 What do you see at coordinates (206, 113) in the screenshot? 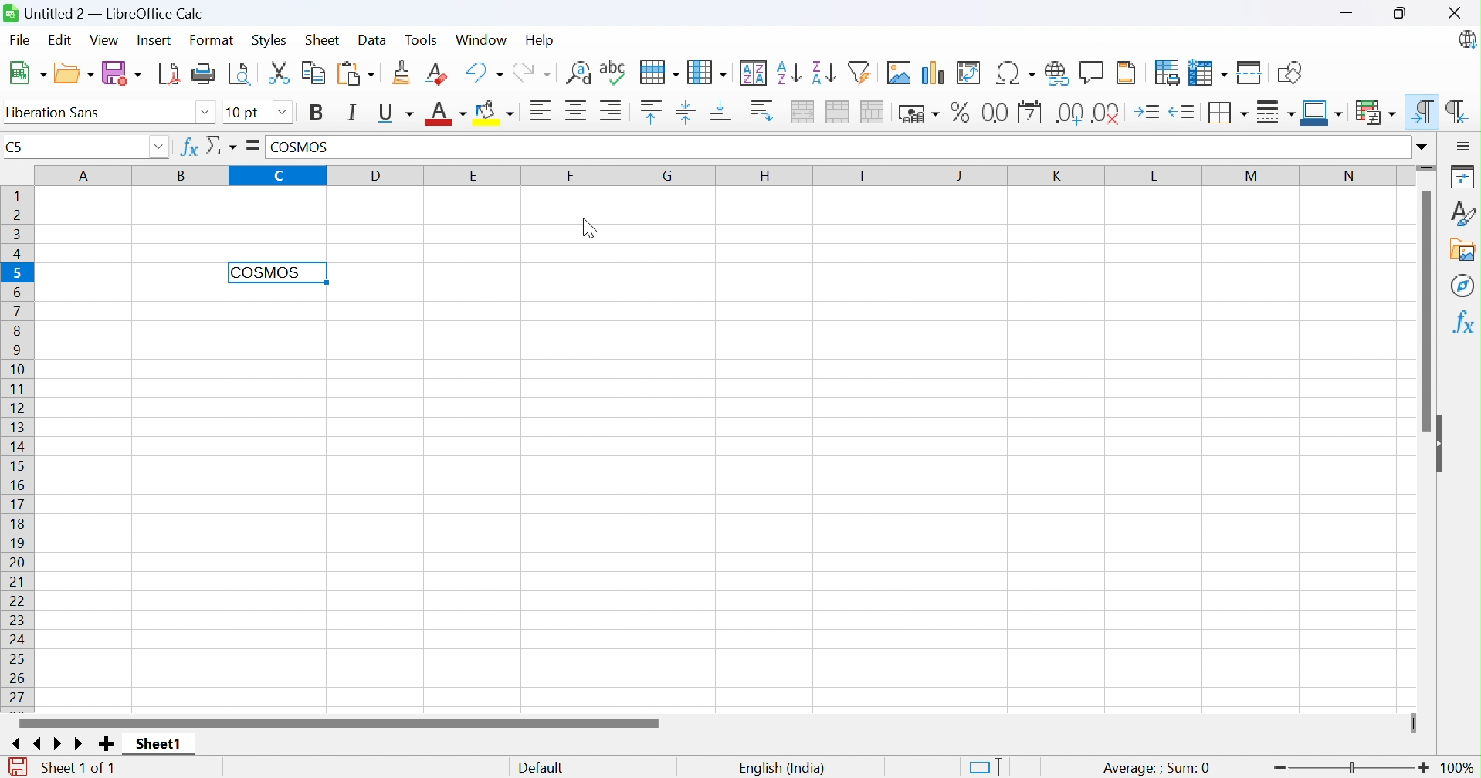
I see `Drop down` at bounding box center [206, 113].